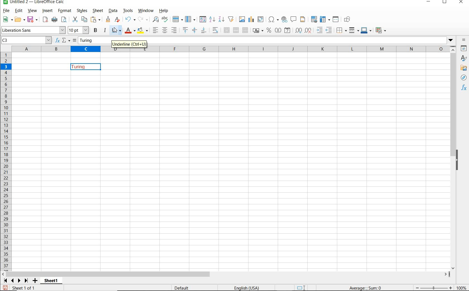 The height and width of the screenshot is (291, 469). I want to click on CLEAR FORMATTING, so click(108, 20).